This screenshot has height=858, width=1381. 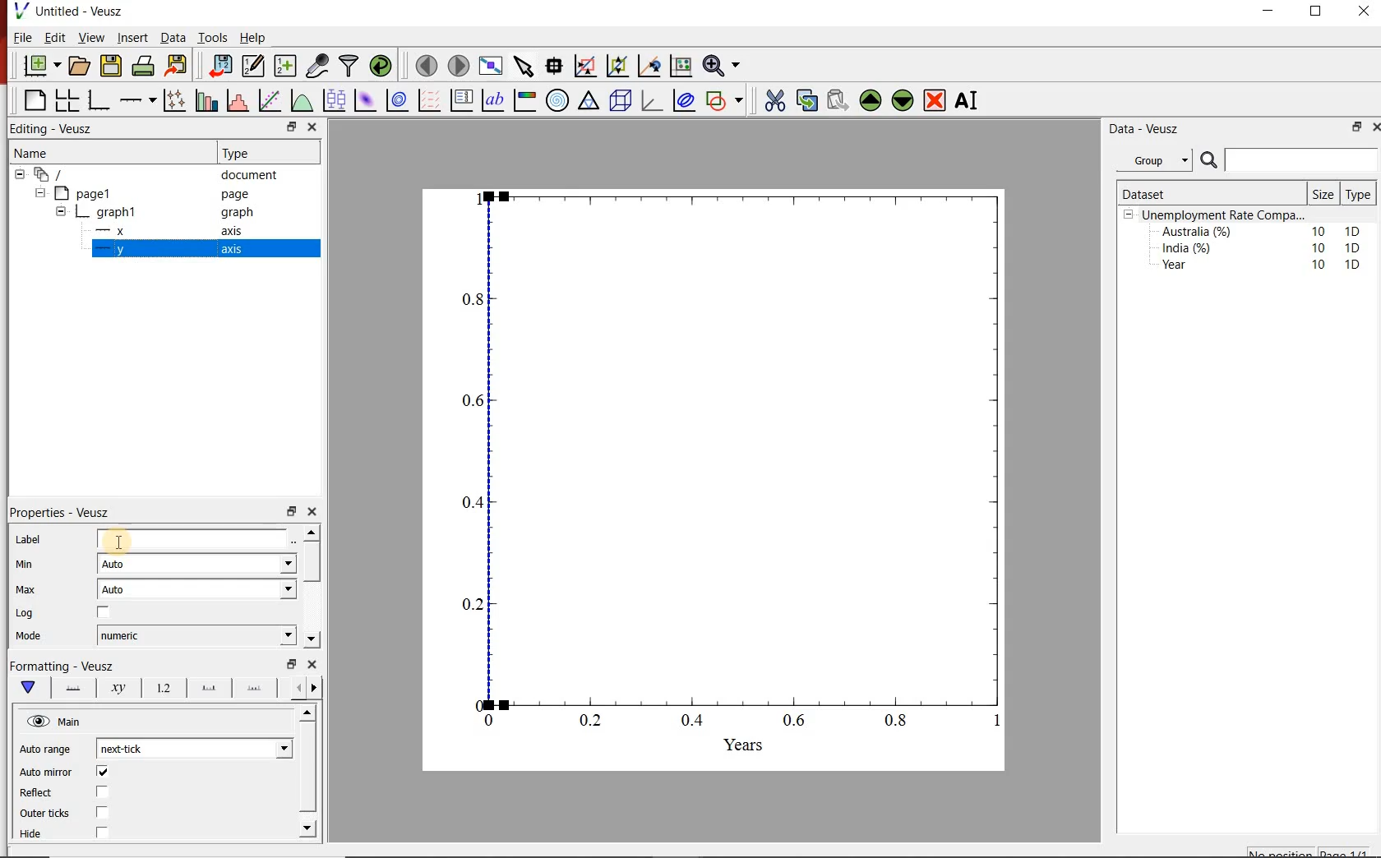 What do you see at coordinates (102, 833) in the screenshot?
I see `checkbox` at bounding box center [102, 833].